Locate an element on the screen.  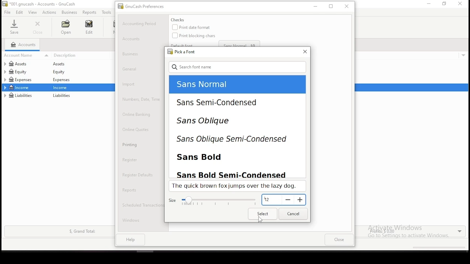
descrtiption is located at coordinates (82, 55).